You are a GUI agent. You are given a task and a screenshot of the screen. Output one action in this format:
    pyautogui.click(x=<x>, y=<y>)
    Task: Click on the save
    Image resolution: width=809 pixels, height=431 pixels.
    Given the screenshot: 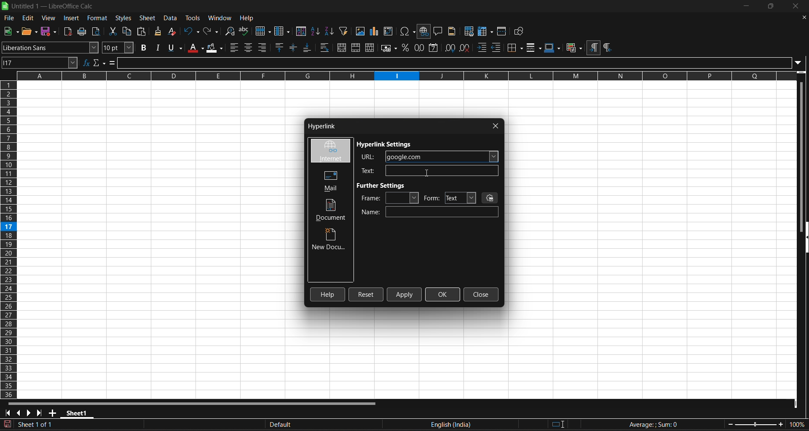 What is the action you would take?
    pyautogui.click(x=49, y=32)
    